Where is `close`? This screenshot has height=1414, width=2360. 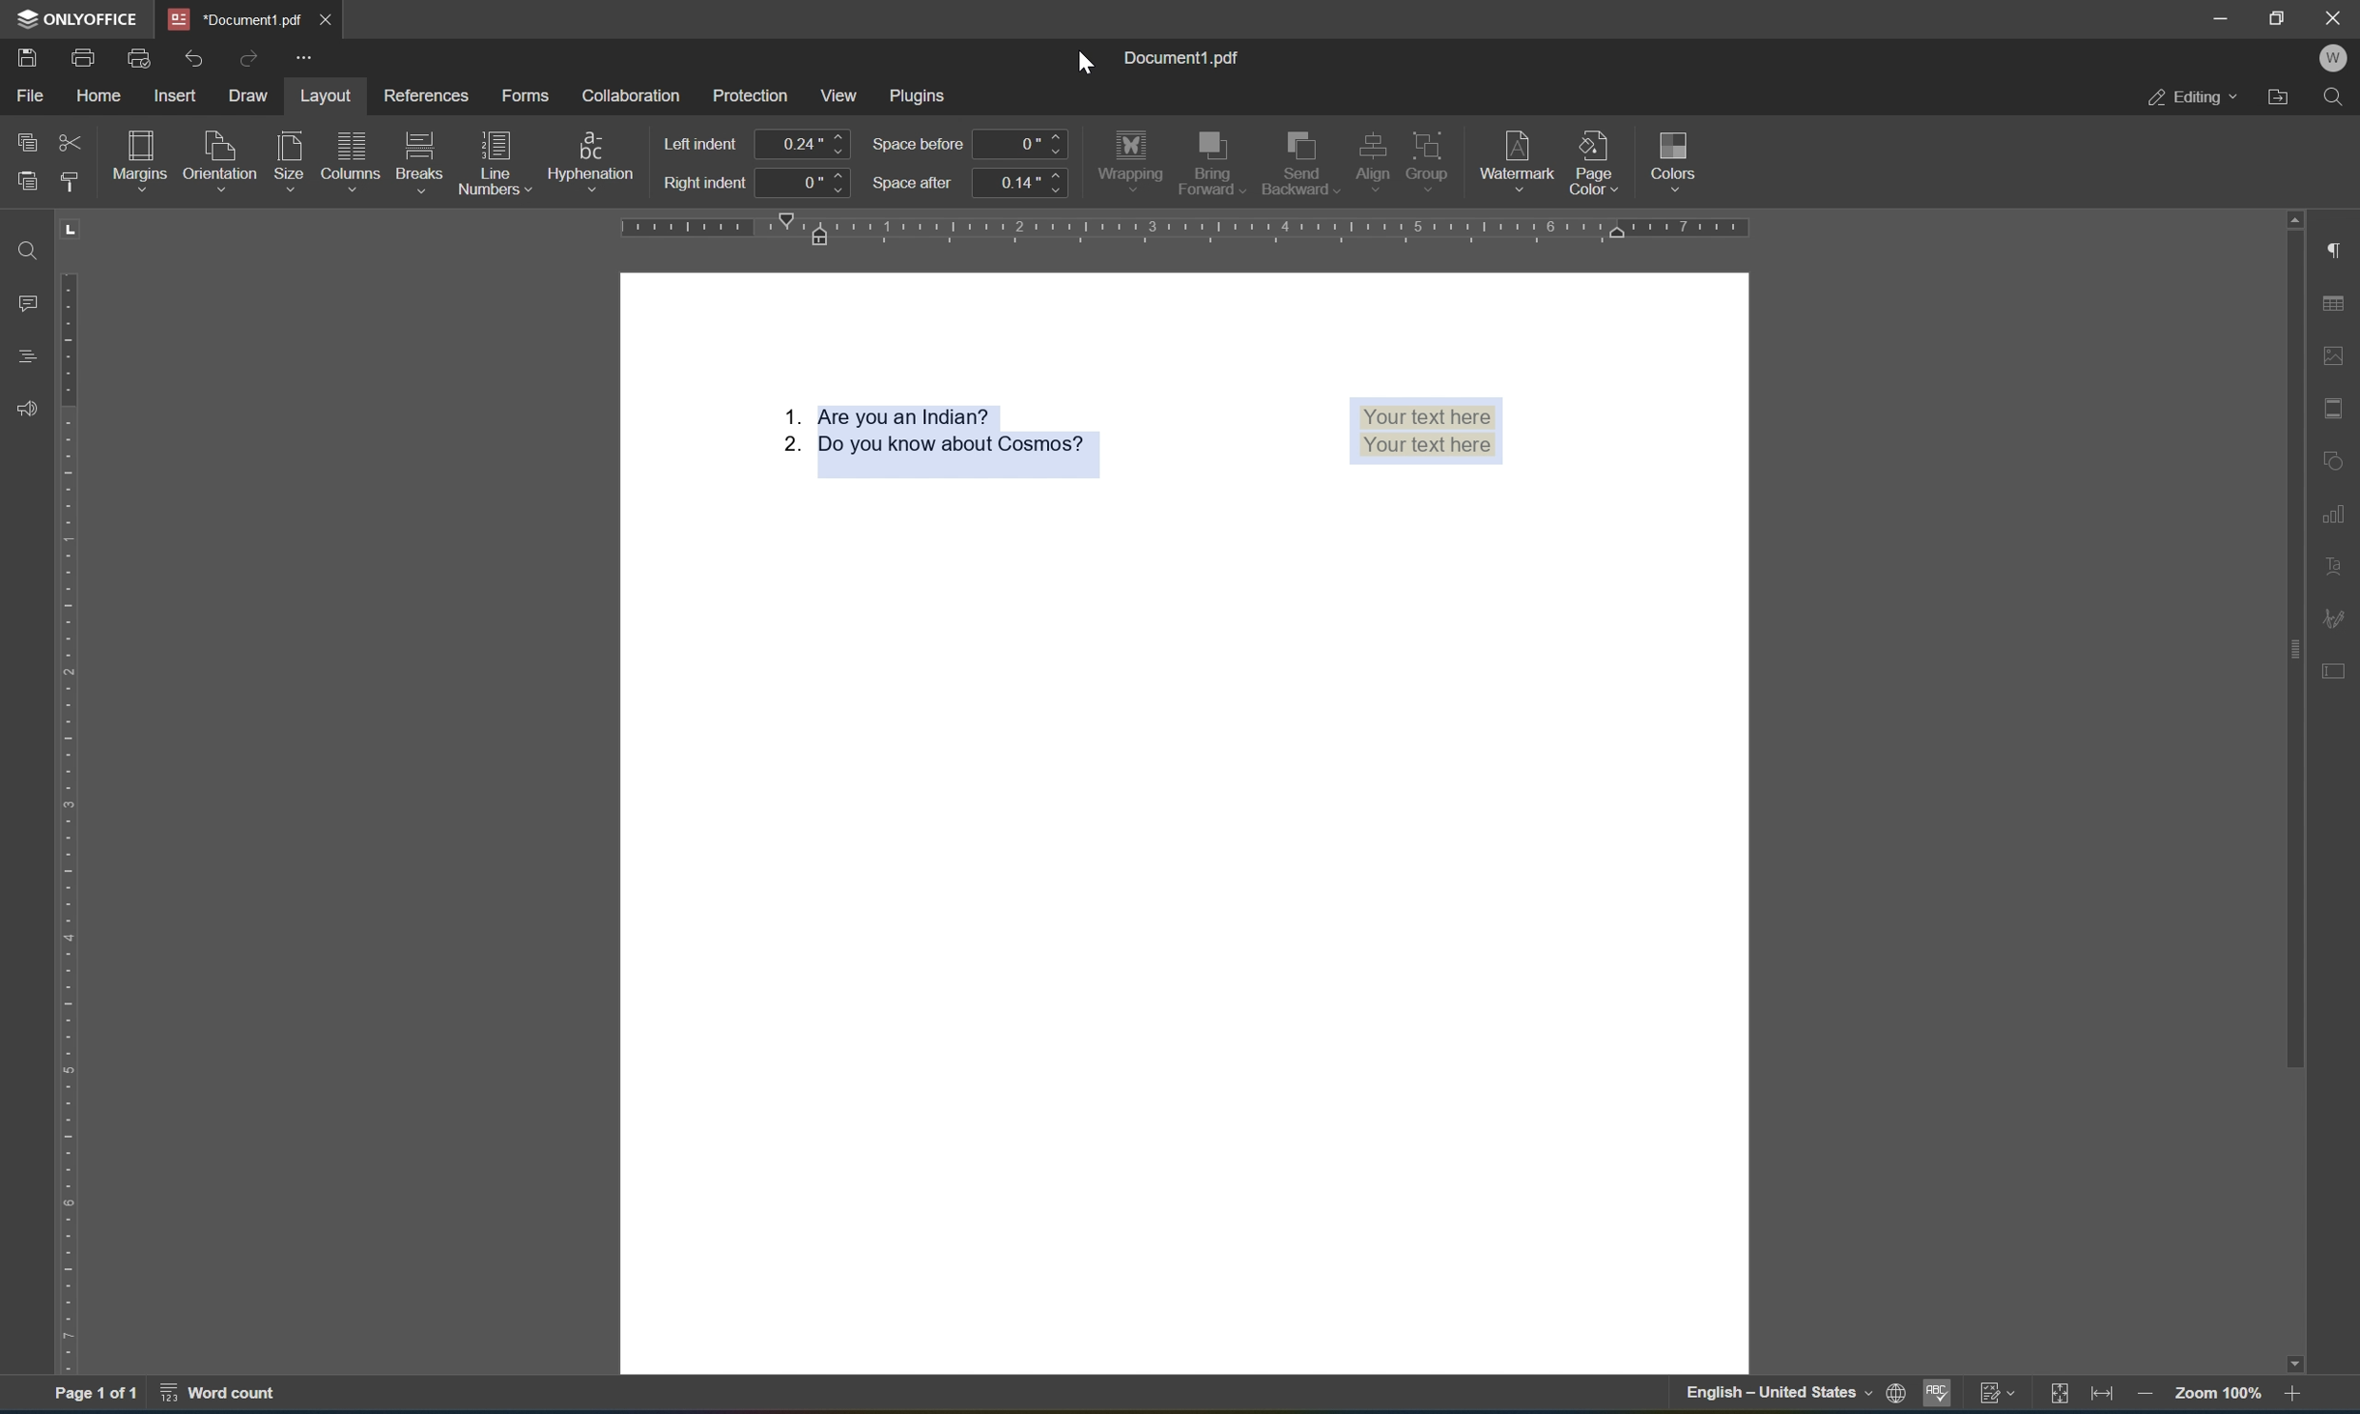 close is located at coordinates (2332, 19).